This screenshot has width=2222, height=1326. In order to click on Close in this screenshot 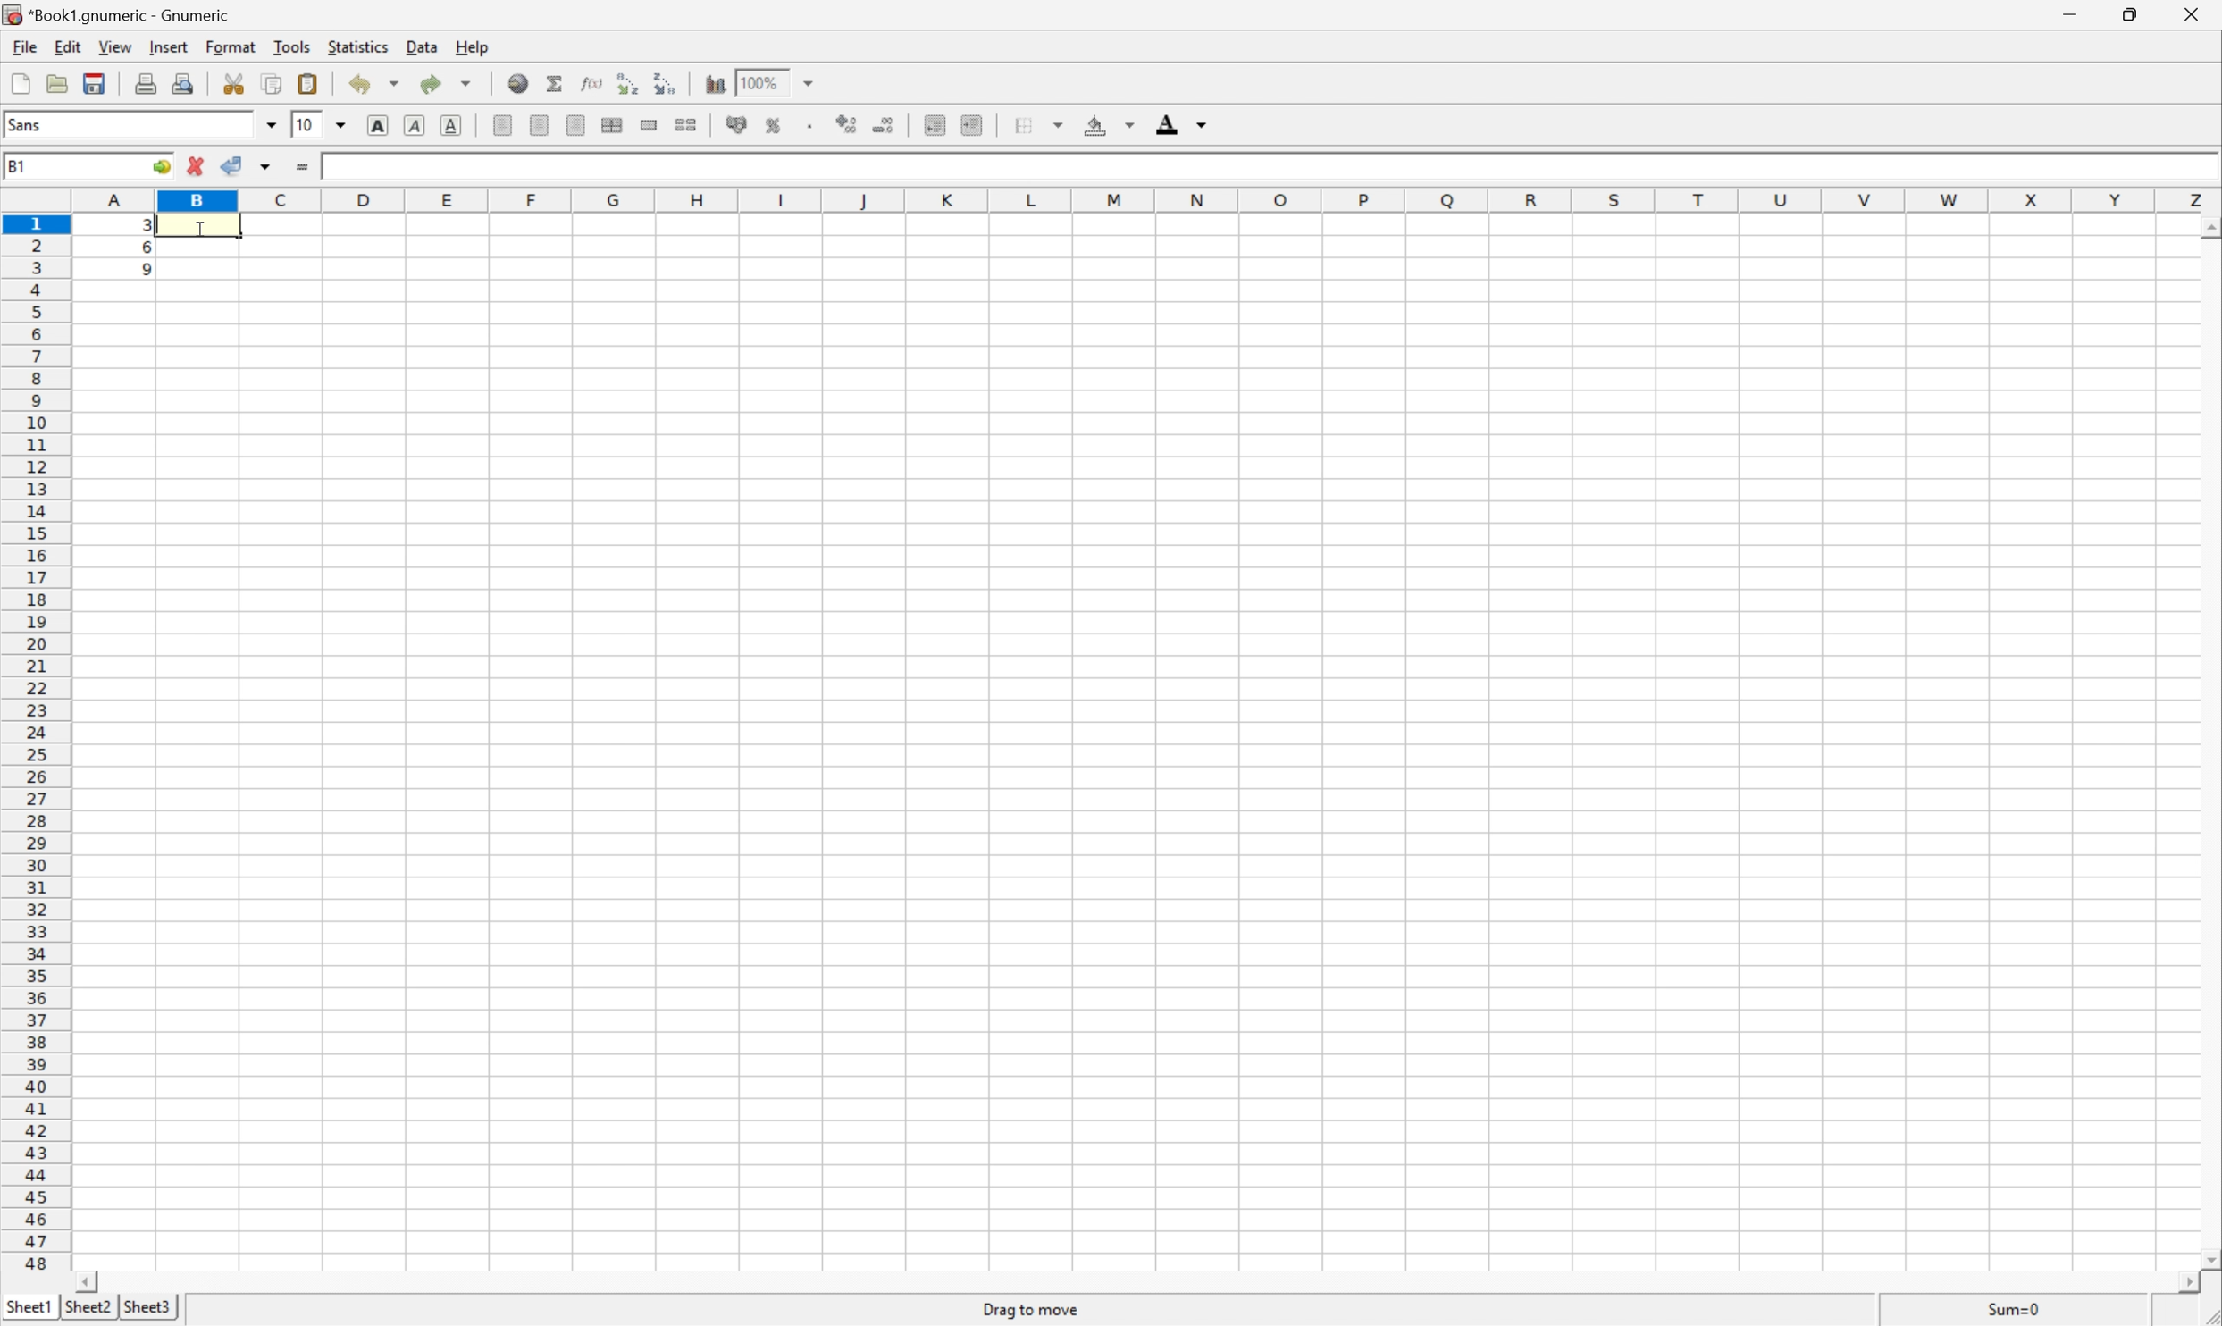, I will do `click(2186, 13)`.